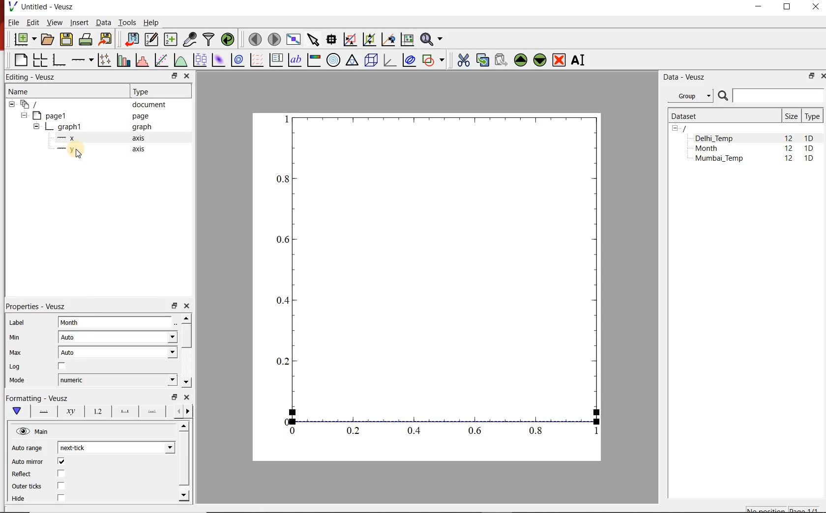  Describe the element at coordinates (350, 40) in the screenshot. I see `click or draw a rectangle to zoom graph indexes` at that location.